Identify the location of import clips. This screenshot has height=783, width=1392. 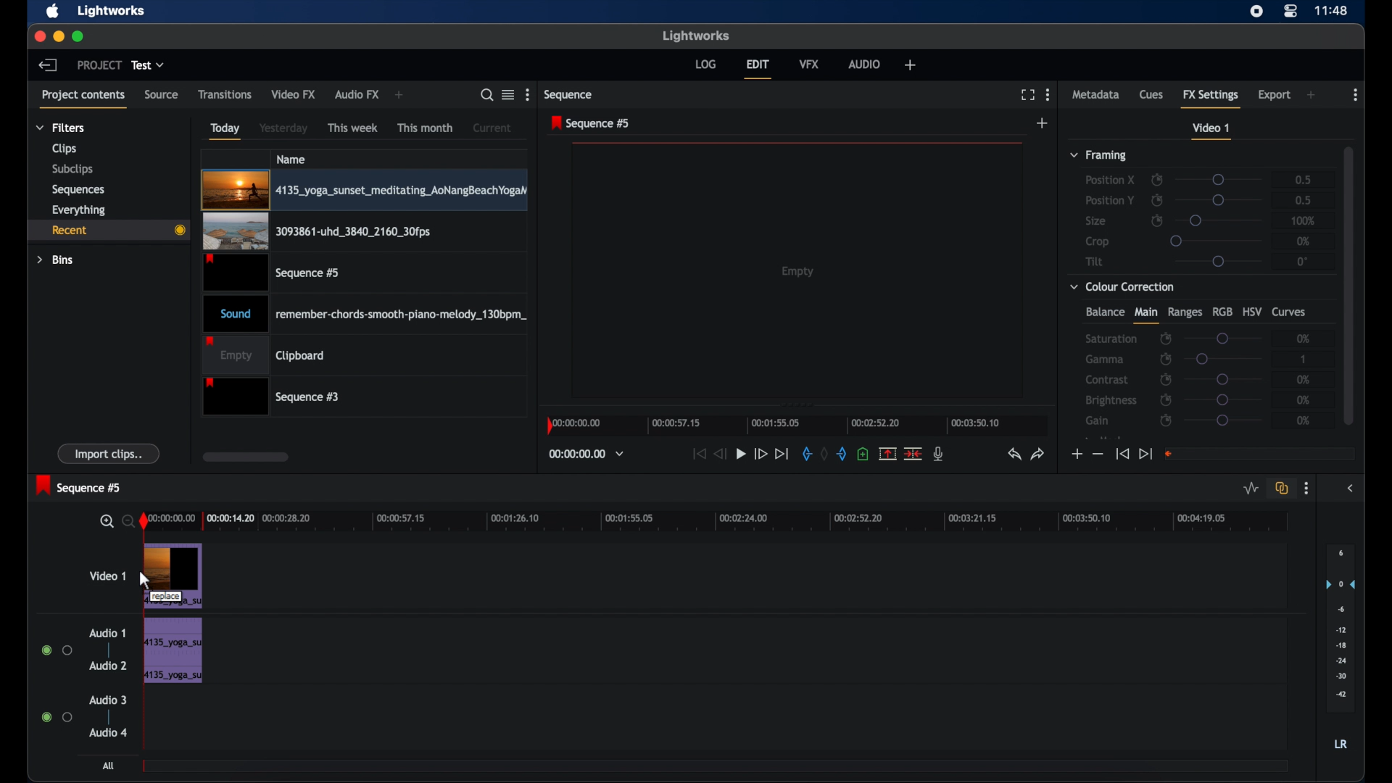
(109, 454).